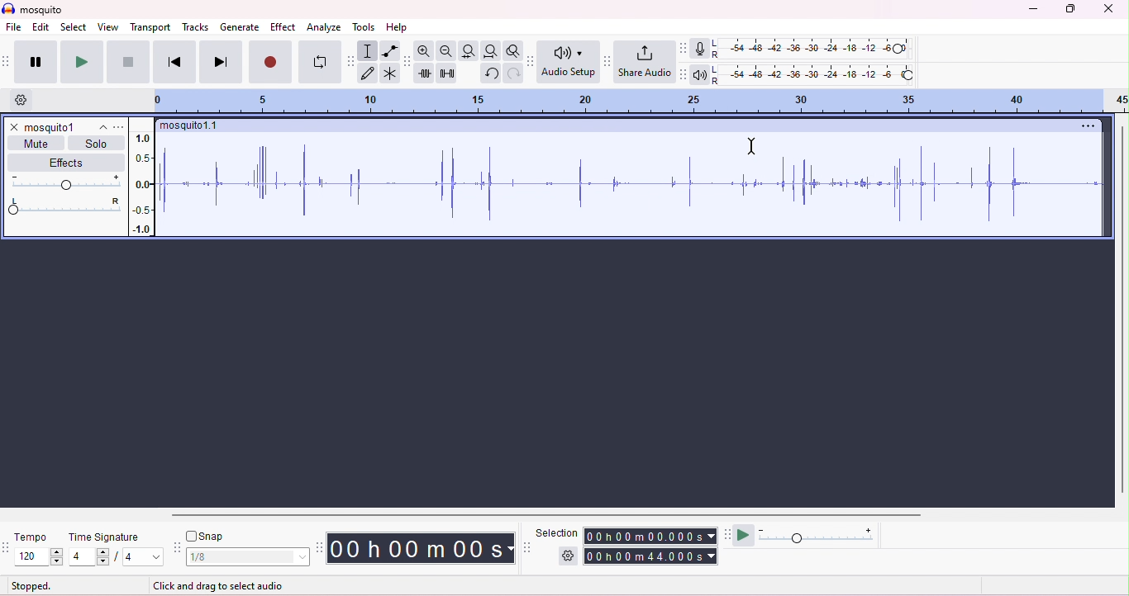 The width and height of the screenshot is (1129, 596). Describe the element at coordinates (1031, 10) in the screenshot. I see `minimize` at that location.